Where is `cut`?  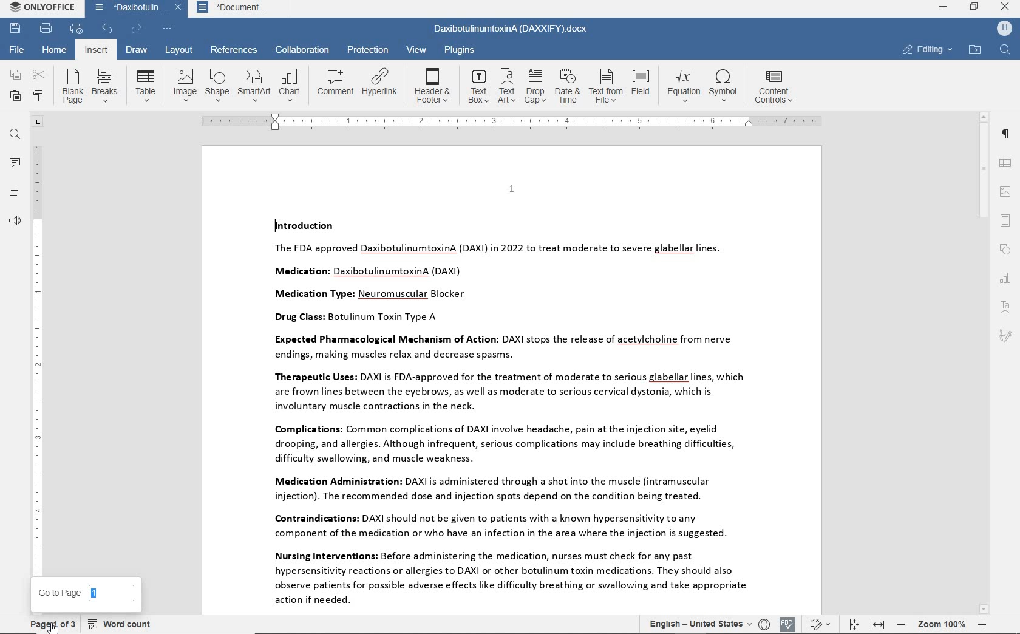 cut is located at coordinates (39, 75).